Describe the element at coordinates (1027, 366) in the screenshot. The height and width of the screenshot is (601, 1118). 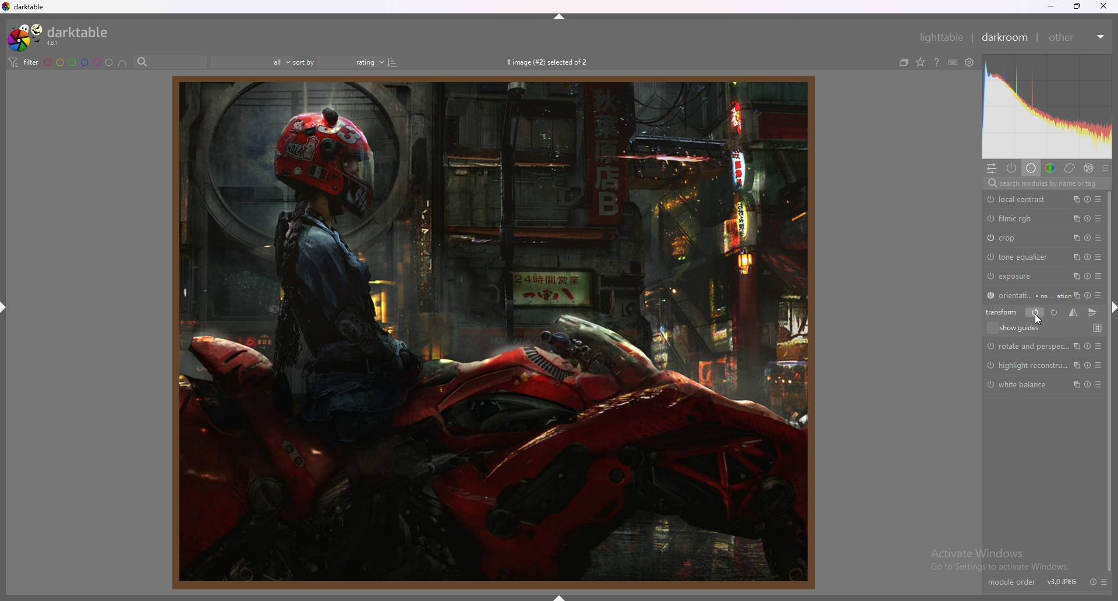
I see `` at that location.